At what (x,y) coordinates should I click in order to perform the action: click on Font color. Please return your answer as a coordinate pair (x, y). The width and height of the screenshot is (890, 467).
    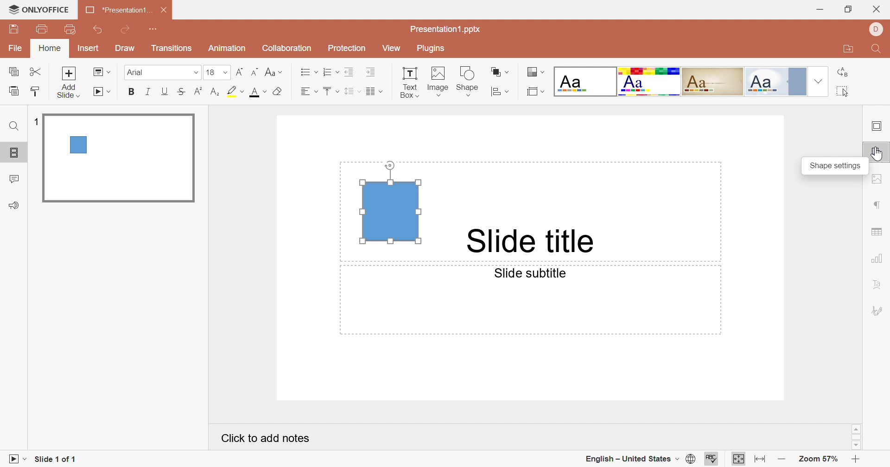
    Looking at the image, I should click on (255, 93).